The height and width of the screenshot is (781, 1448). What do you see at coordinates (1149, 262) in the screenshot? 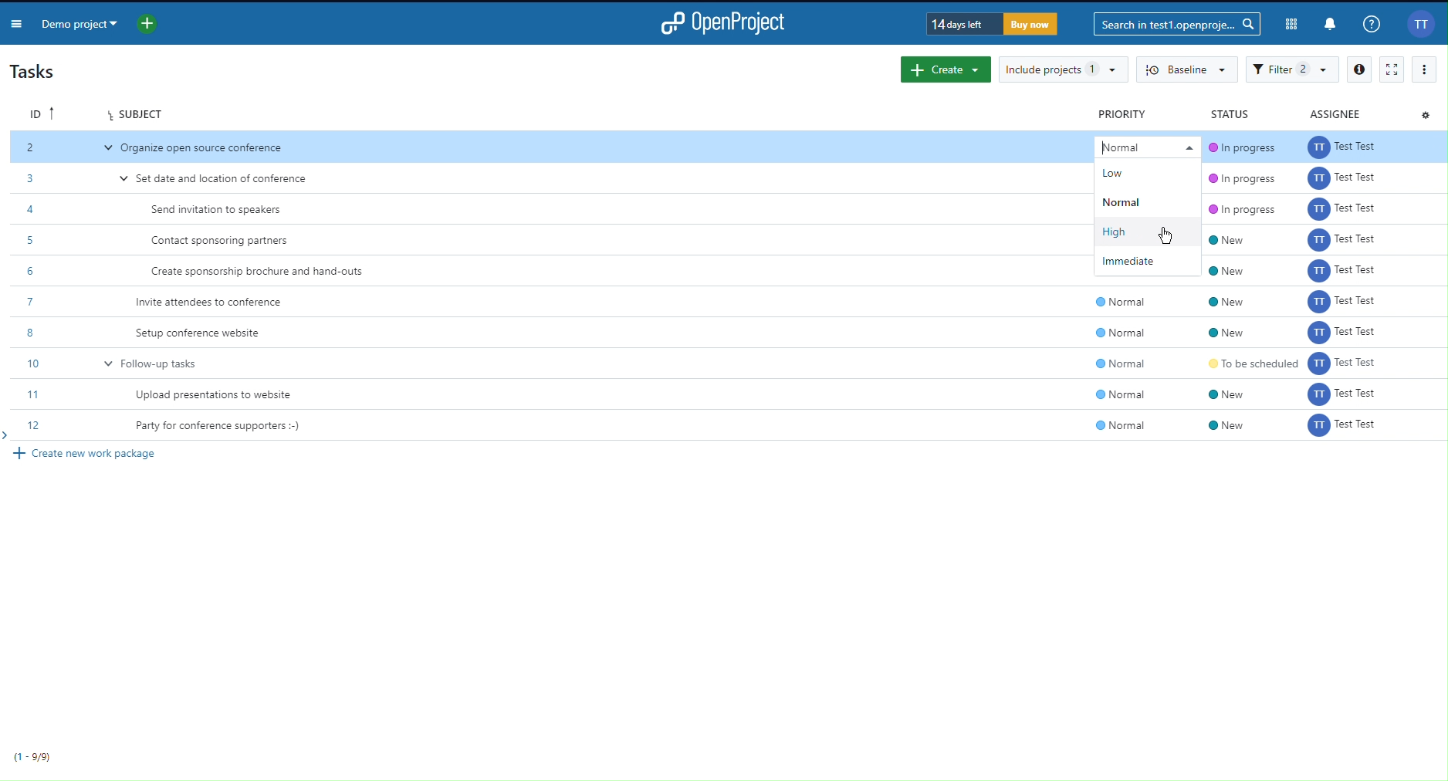
I see `Immediate` at bounding box center [1149, 262].